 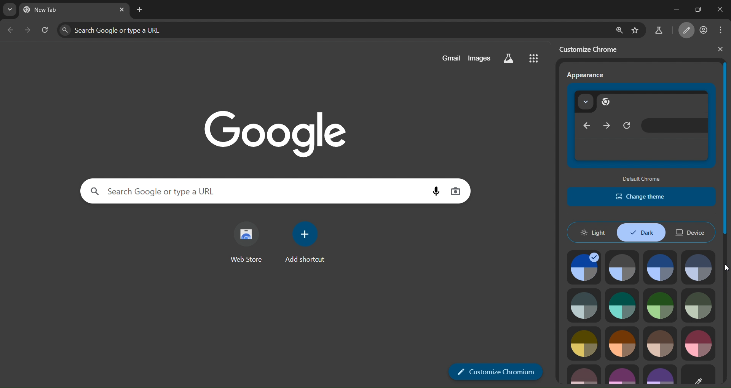 What do you see at coordinates (496, 372) in the screenshot?
I see `customize chromium` at bounding box center [496, 372].